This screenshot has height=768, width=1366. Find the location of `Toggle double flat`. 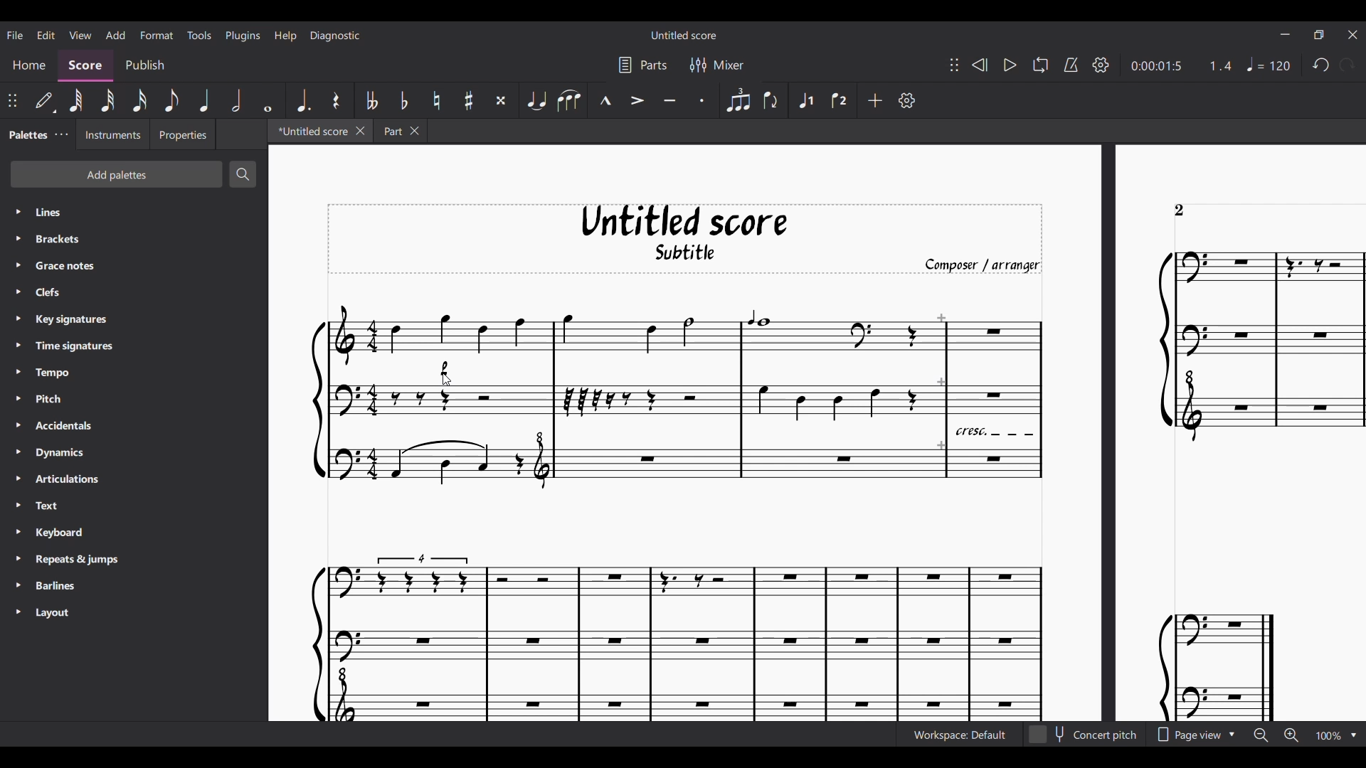

Toggle double flat is located at coordinates (370, 100).